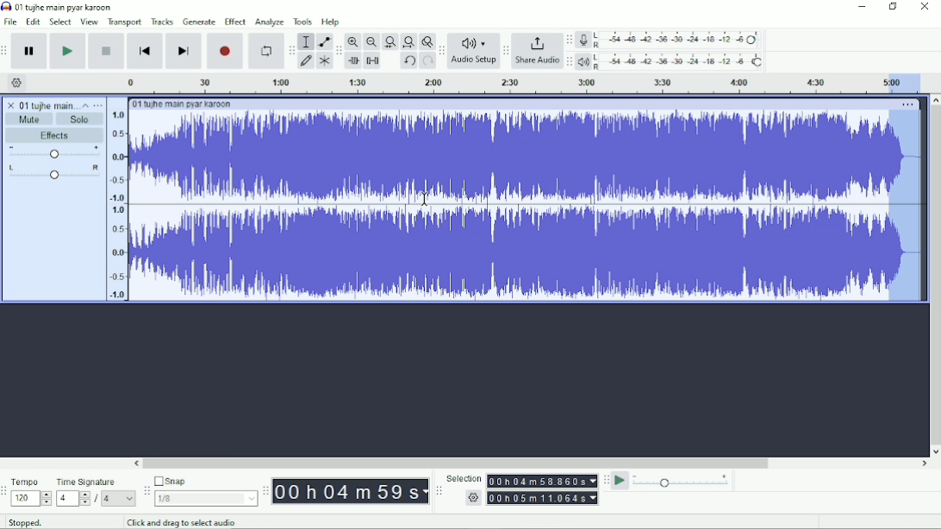 This screenshot has height=529, width=941. Describe the element at coordinates (324, 60) in the screenshot. I see `Multi-tool` at that location.